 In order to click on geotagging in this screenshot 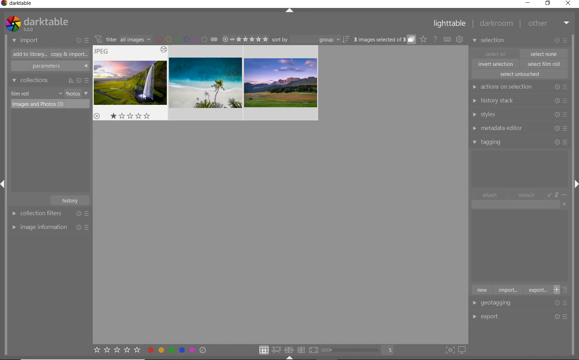, I will do `click(498, 303)`.